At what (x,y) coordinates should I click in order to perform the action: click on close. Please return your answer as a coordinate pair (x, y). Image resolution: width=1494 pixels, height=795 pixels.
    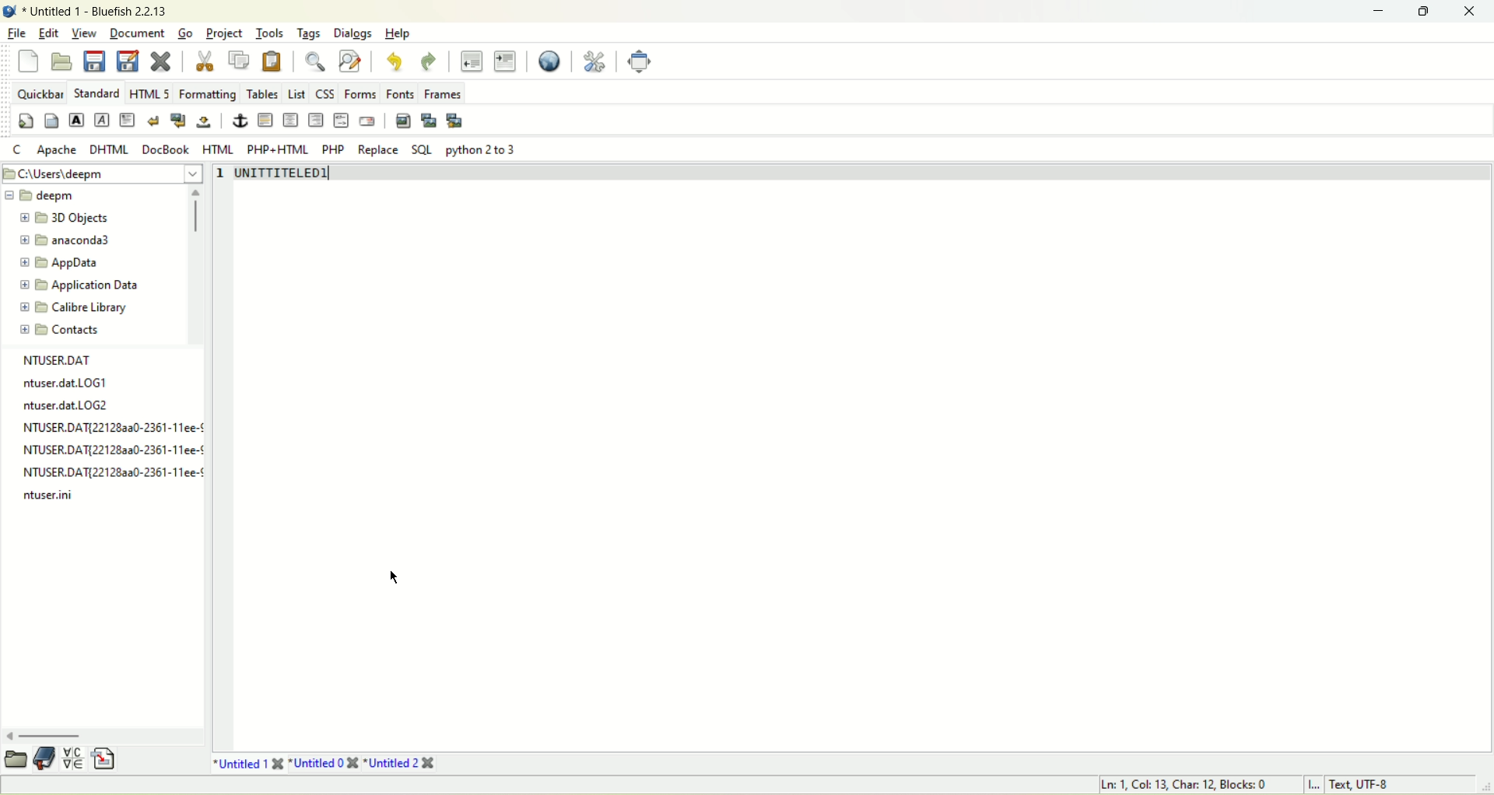
    Looking at the image, I should click on (1470, 12).